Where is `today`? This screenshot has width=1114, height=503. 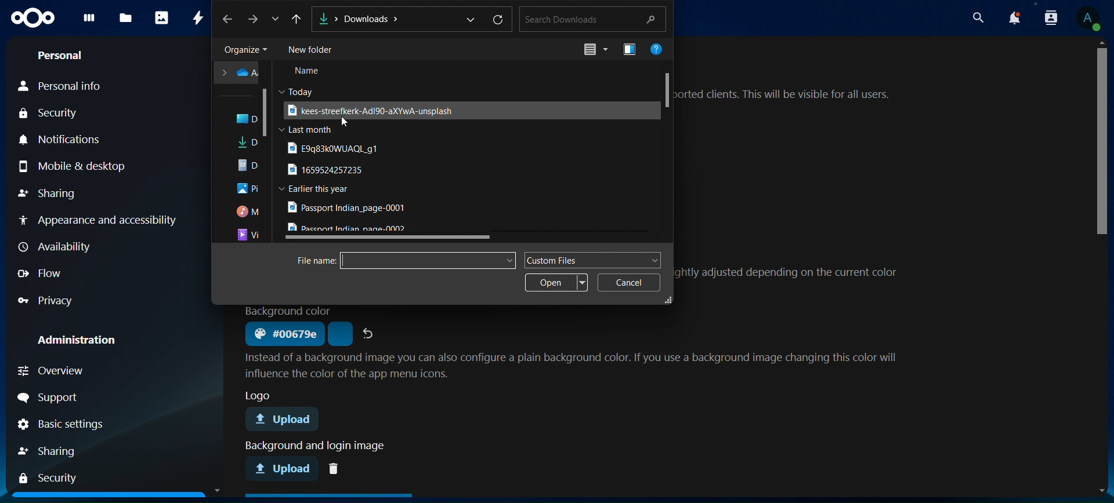 today is located at coordinates (301, 90).